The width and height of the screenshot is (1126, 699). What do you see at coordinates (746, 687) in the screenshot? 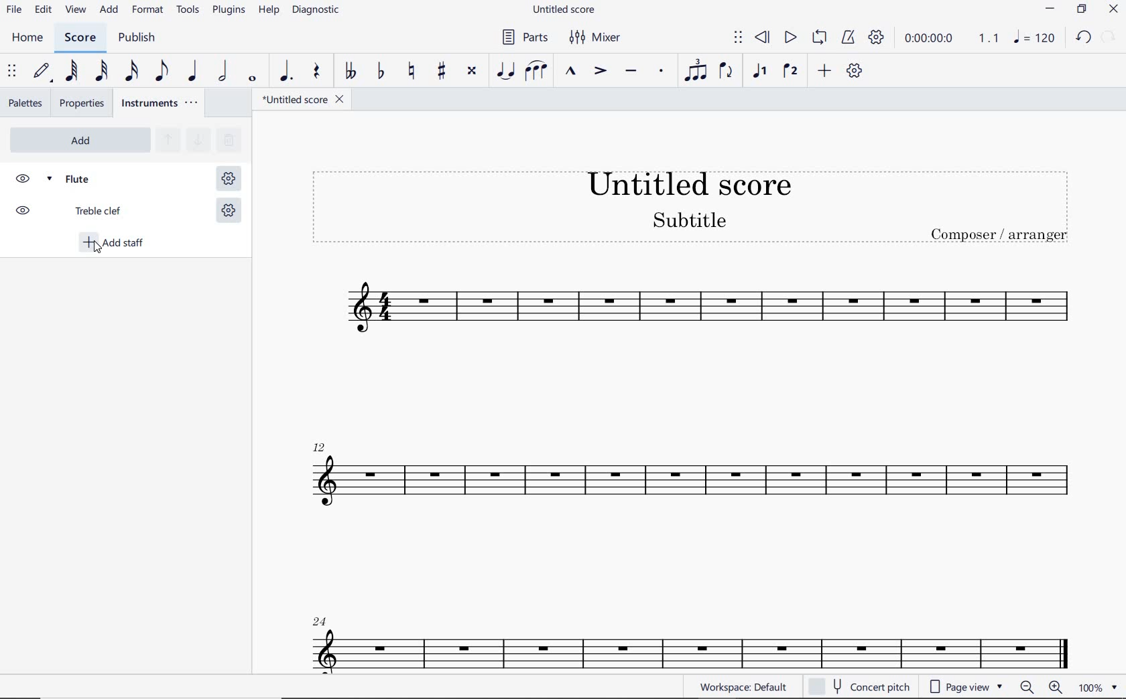
I see `WORKSPACE: DEFAULT` at bounding box center [746, 687].